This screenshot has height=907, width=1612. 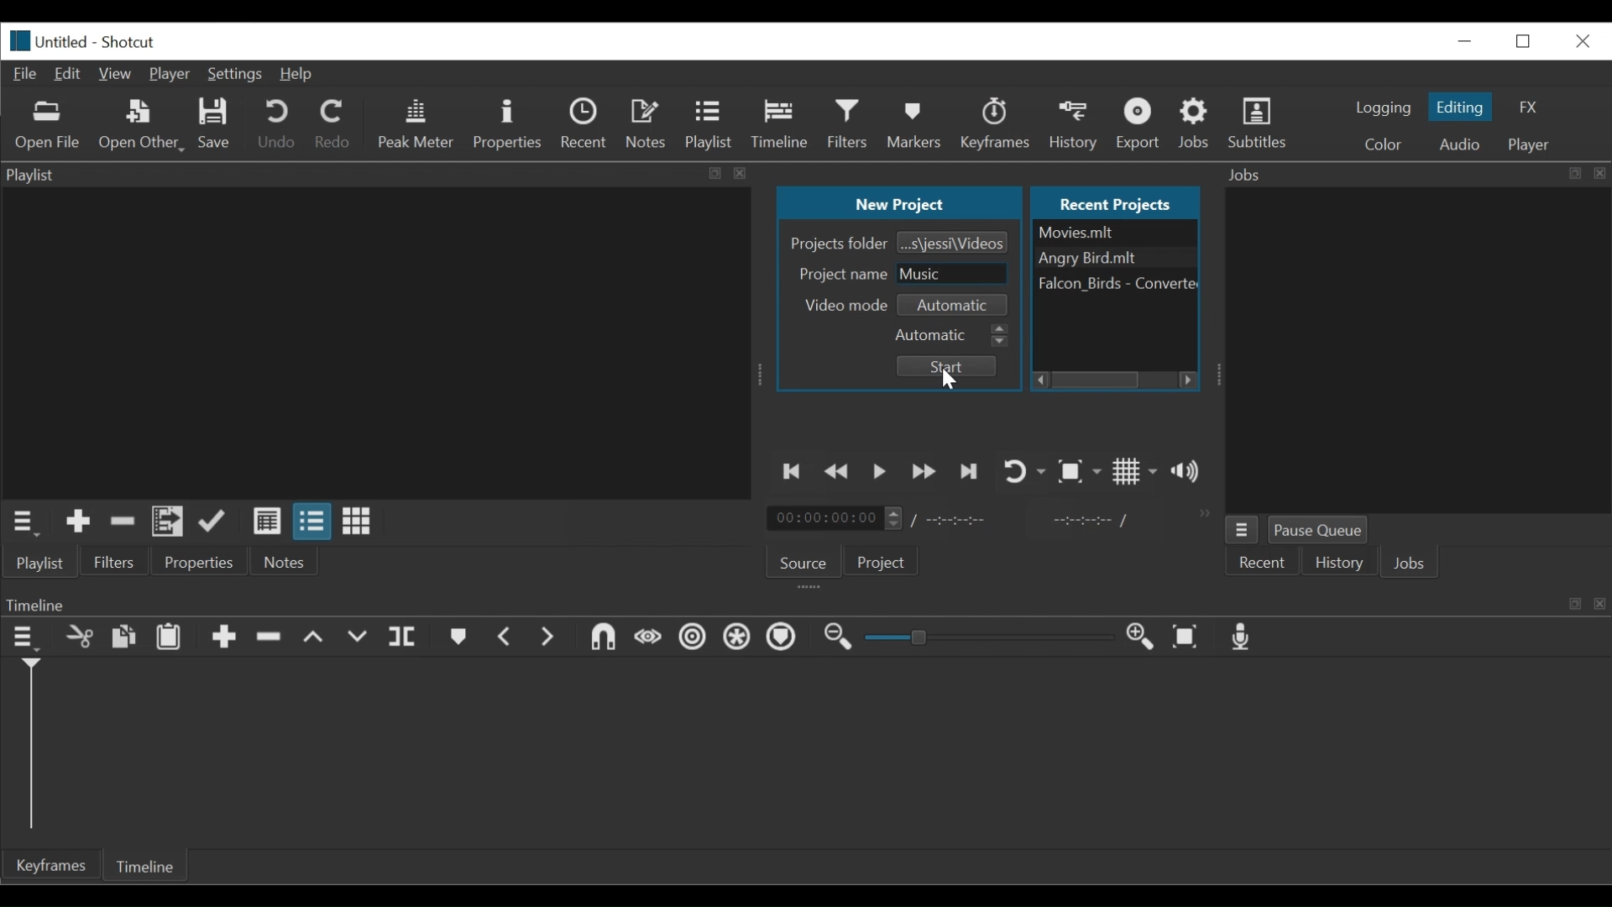 I want to click on Select Video mode, so click(x=955, y=304).